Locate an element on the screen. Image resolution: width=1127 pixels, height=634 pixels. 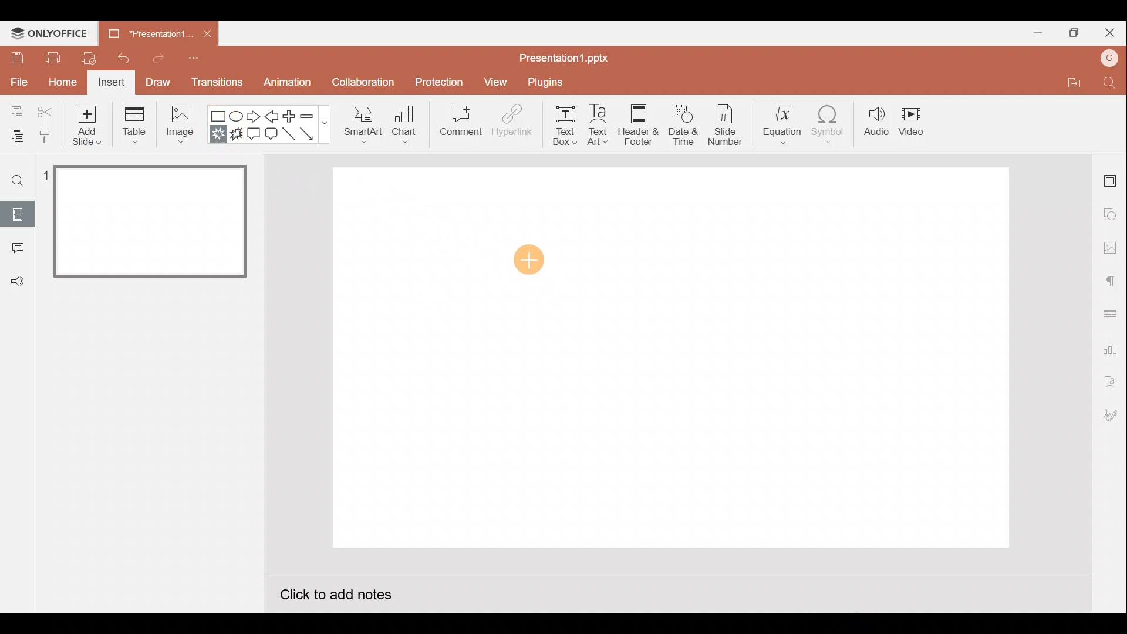
Comment is located at coordinates (462, 126).